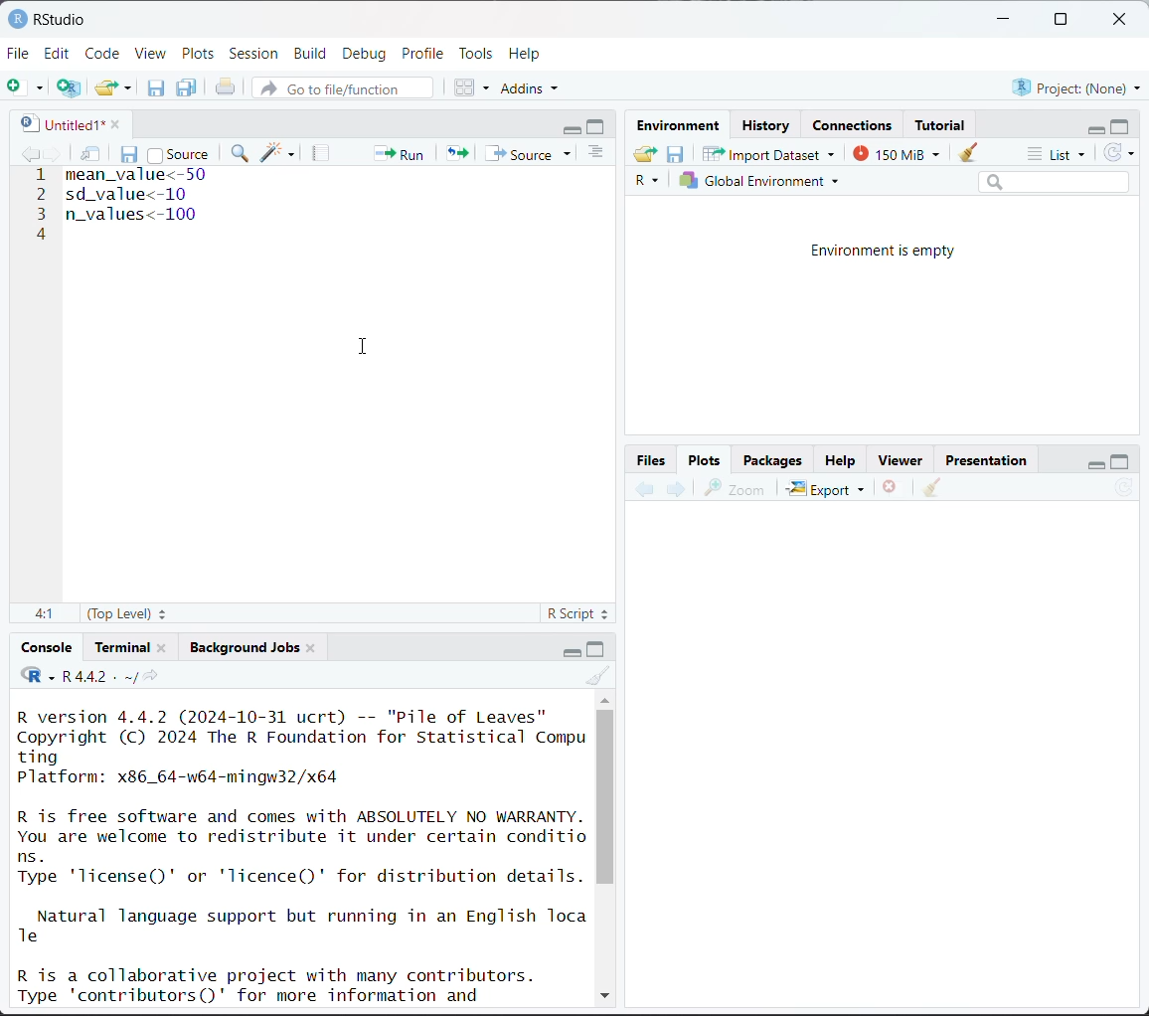 Image resolution: width=1149 pixels, height=1016 pixels. I want to click on re-run, so click(455, 152).